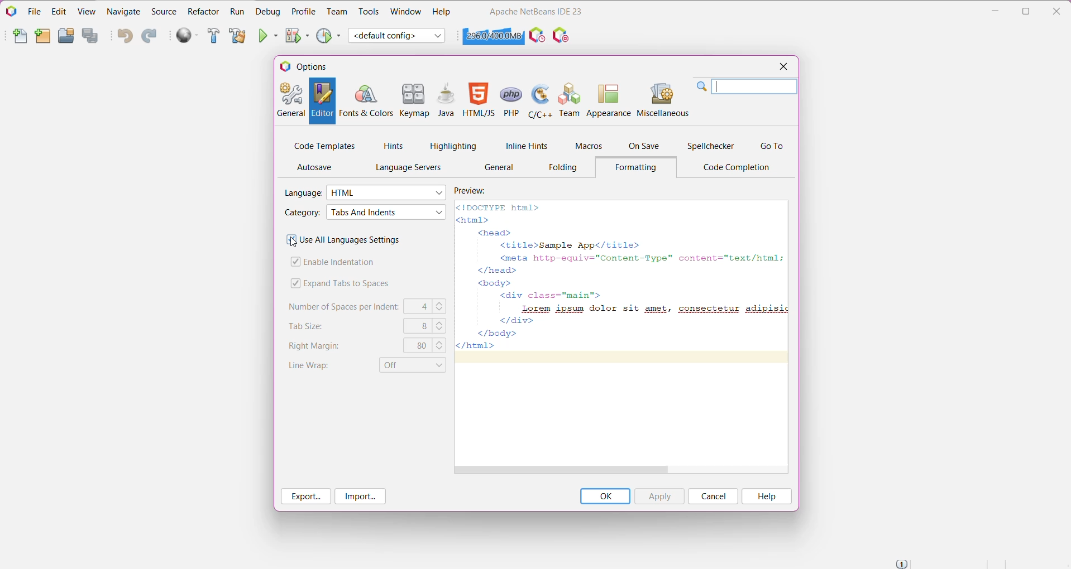  Describe the element at coordinates (995, 11) in the screenshot. I see `Minimize` at that location.